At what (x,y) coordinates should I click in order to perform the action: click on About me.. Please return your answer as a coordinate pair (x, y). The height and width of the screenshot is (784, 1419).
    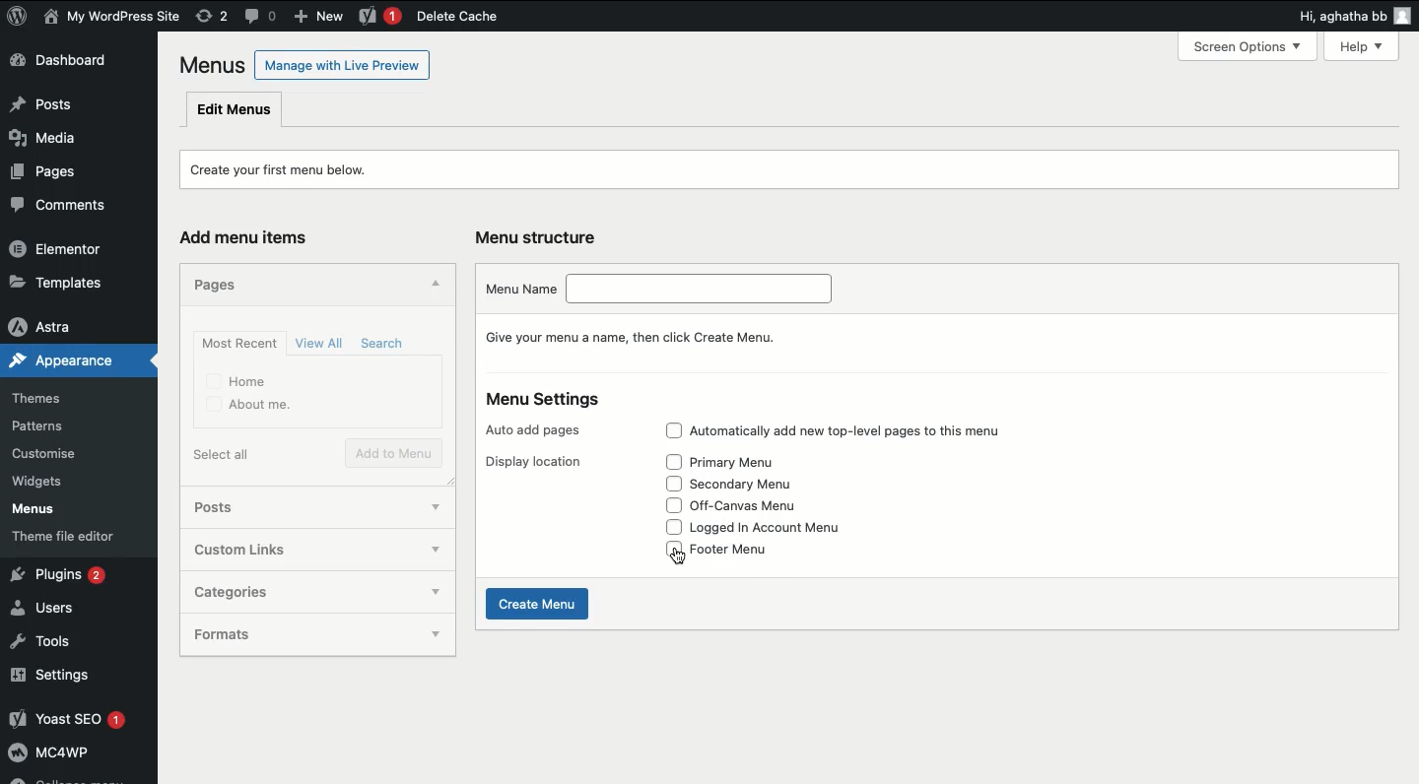
    Looking at the image, I should click on (247, 406).